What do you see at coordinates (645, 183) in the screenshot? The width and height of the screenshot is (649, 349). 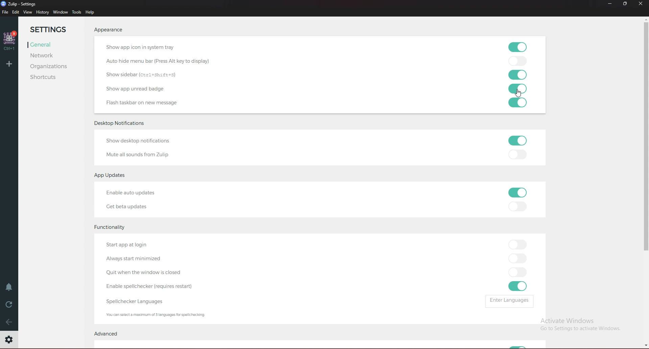 I see `scroll bar` at bounding box center [645, 183].